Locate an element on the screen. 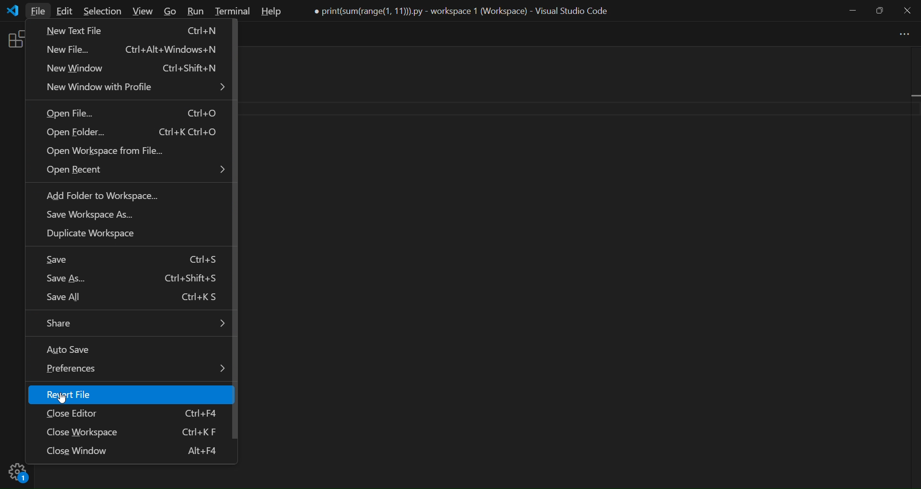 This screenshot has height=489, width=921. save as is located at coordinates (136, 279).